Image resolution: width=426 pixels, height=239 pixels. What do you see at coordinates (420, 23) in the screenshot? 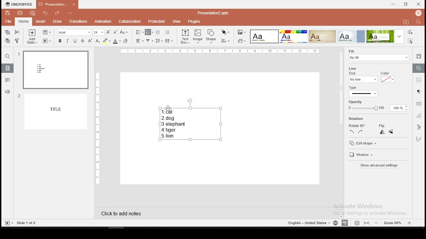
I see `search` at bounding box center [420, 23].